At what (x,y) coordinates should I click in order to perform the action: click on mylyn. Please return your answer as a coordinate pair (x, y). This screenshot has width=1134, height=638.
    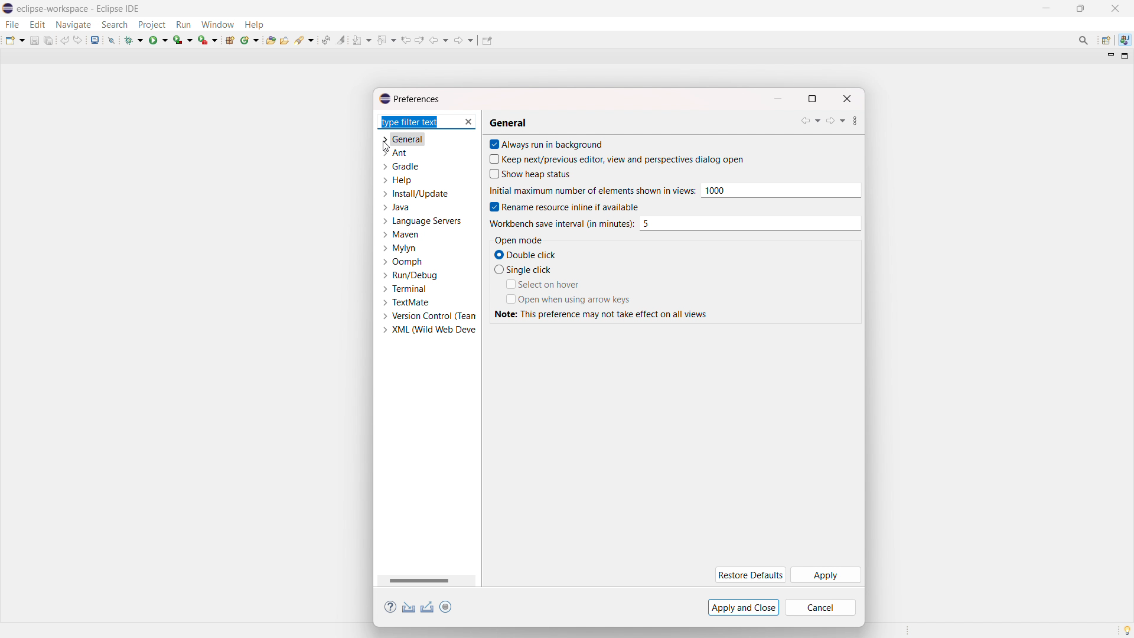
    Looking at the image, I should click on (399, 248).